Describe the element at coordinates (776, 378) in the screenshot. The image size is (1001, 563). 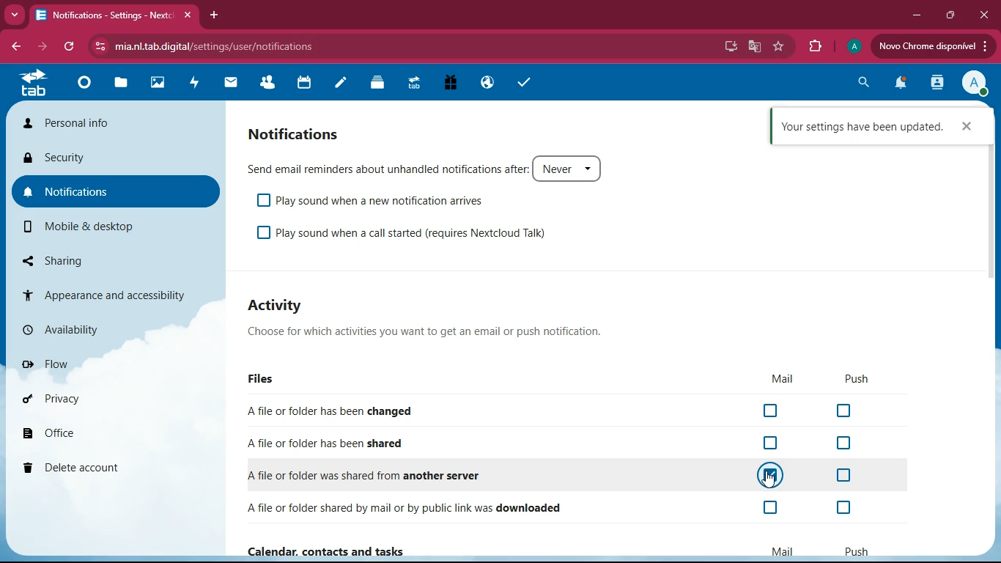
I see `mail` at that location.